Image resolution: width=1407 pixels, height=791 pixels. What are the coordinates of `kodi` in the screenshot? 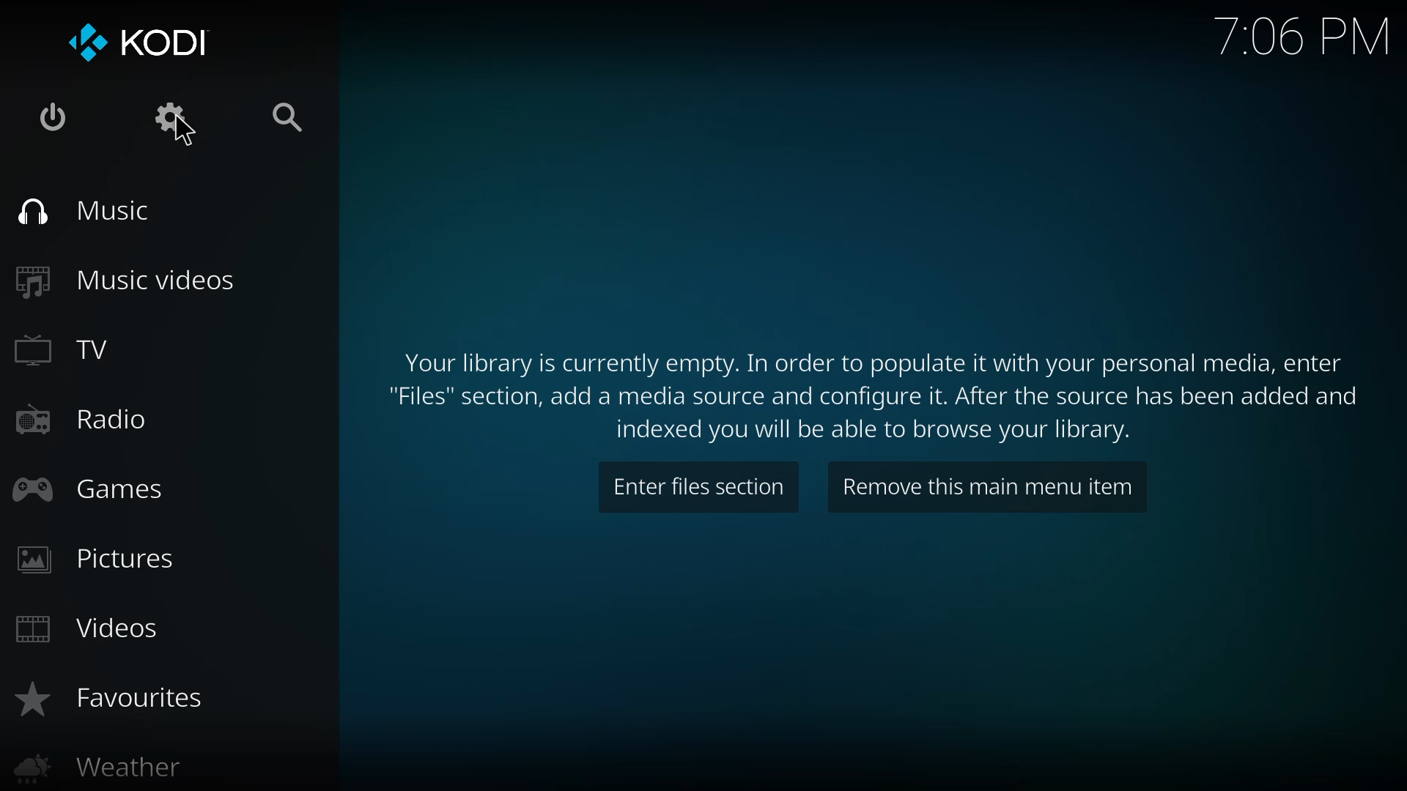 It's located at (136, 43).